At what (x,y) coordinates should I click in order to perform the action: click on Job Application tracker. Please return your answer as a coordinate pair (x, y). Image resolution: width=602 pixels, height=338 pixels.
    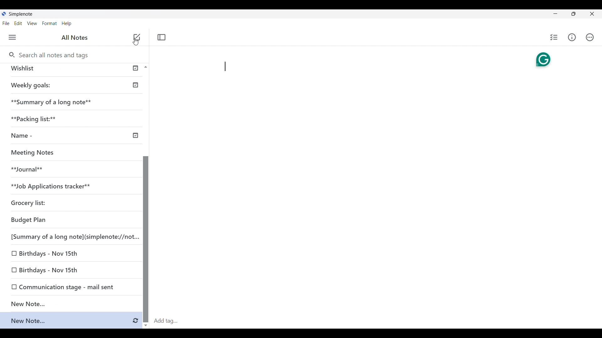
    Looking at the image, I should click on (52, 186).